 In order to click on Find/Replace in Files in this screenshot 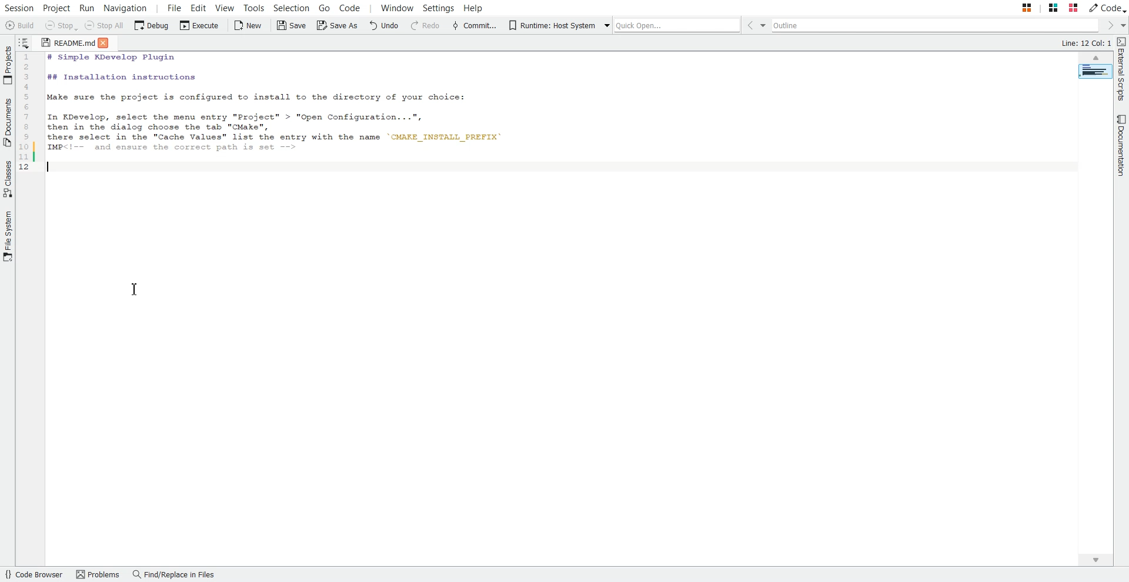, I will do `click(175, 574)`.